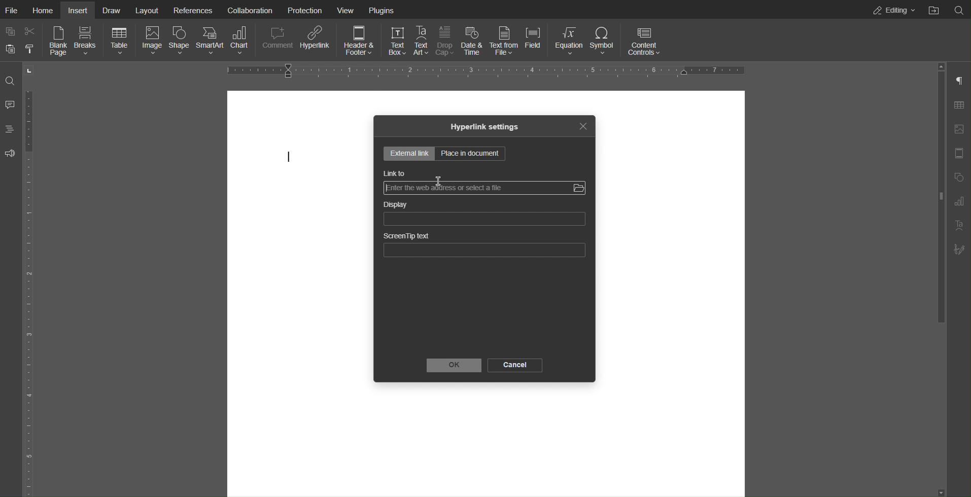 The height and width of the screenshot is (497, 971). What do you see at coordinates (959, 79) in the screenshot?
I see `Paragraph Settings` at bounding box center [959, 79].